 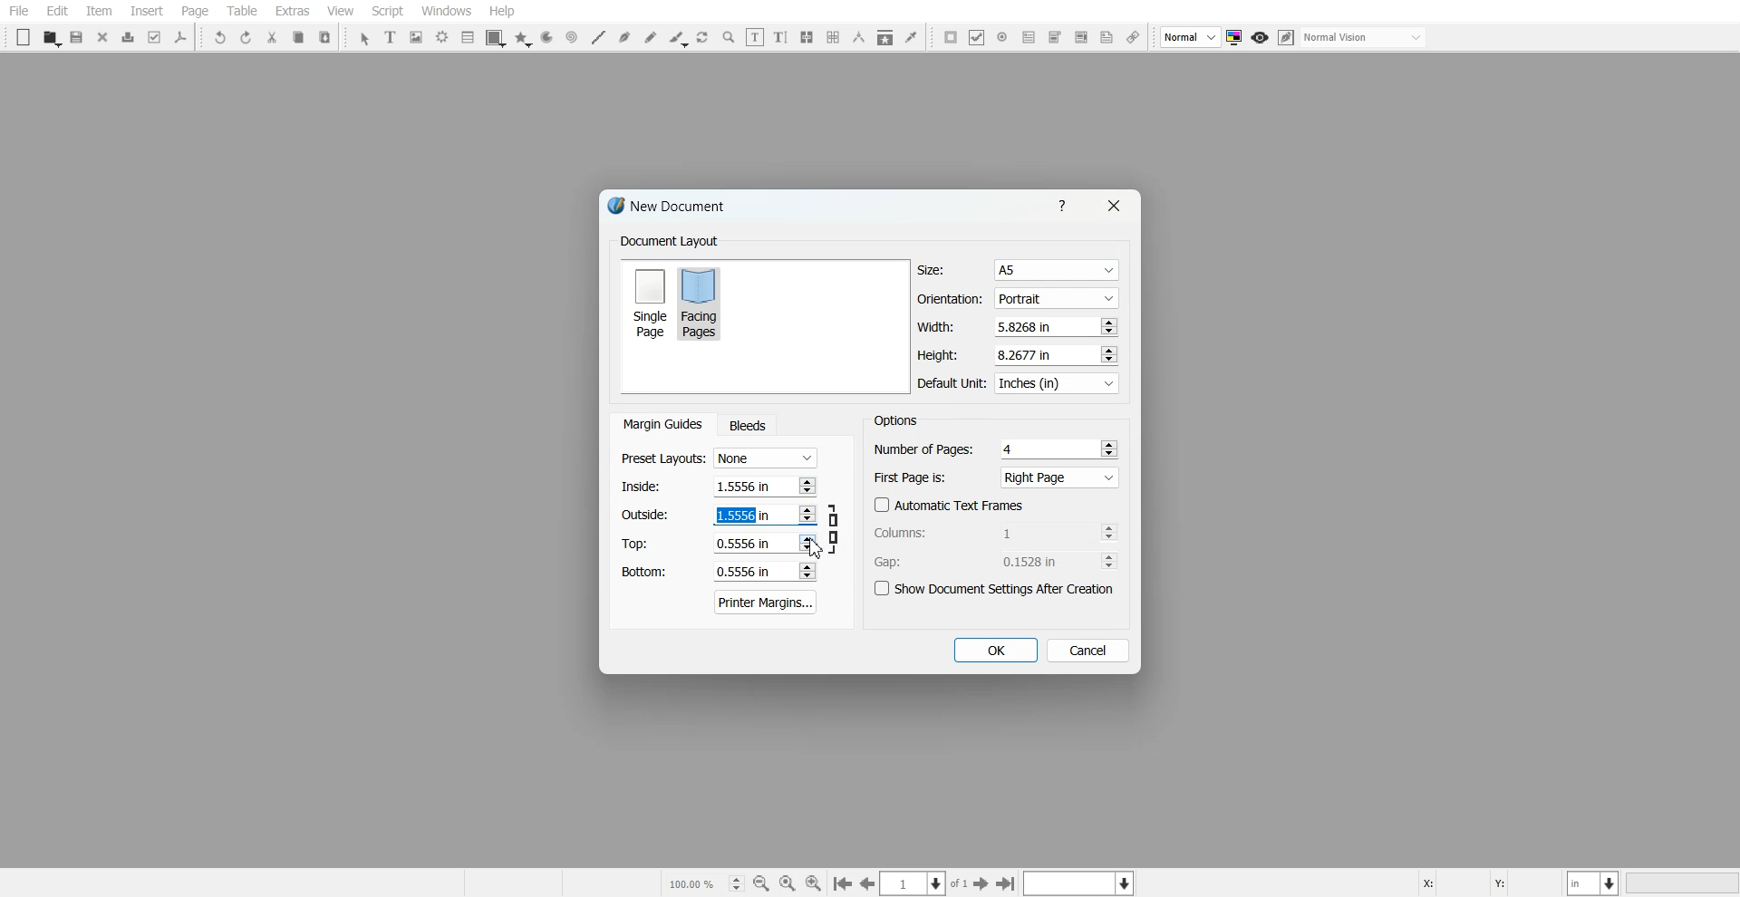 What do you see at coordinates (388, 11) in the screenshot?
I see `Script` at bounding box center [388, 11].